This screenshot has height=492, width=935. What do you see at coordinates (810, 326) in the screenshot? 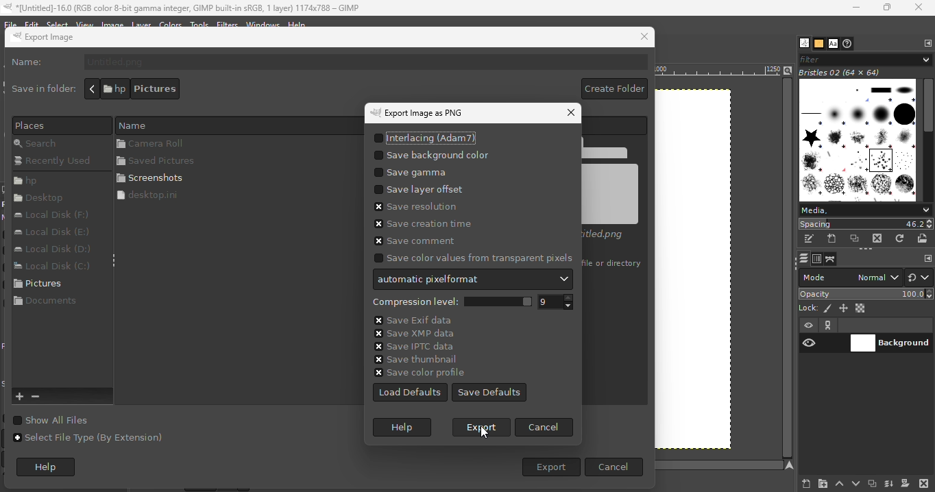
I see `visibility` at bounding box center [810, 326].